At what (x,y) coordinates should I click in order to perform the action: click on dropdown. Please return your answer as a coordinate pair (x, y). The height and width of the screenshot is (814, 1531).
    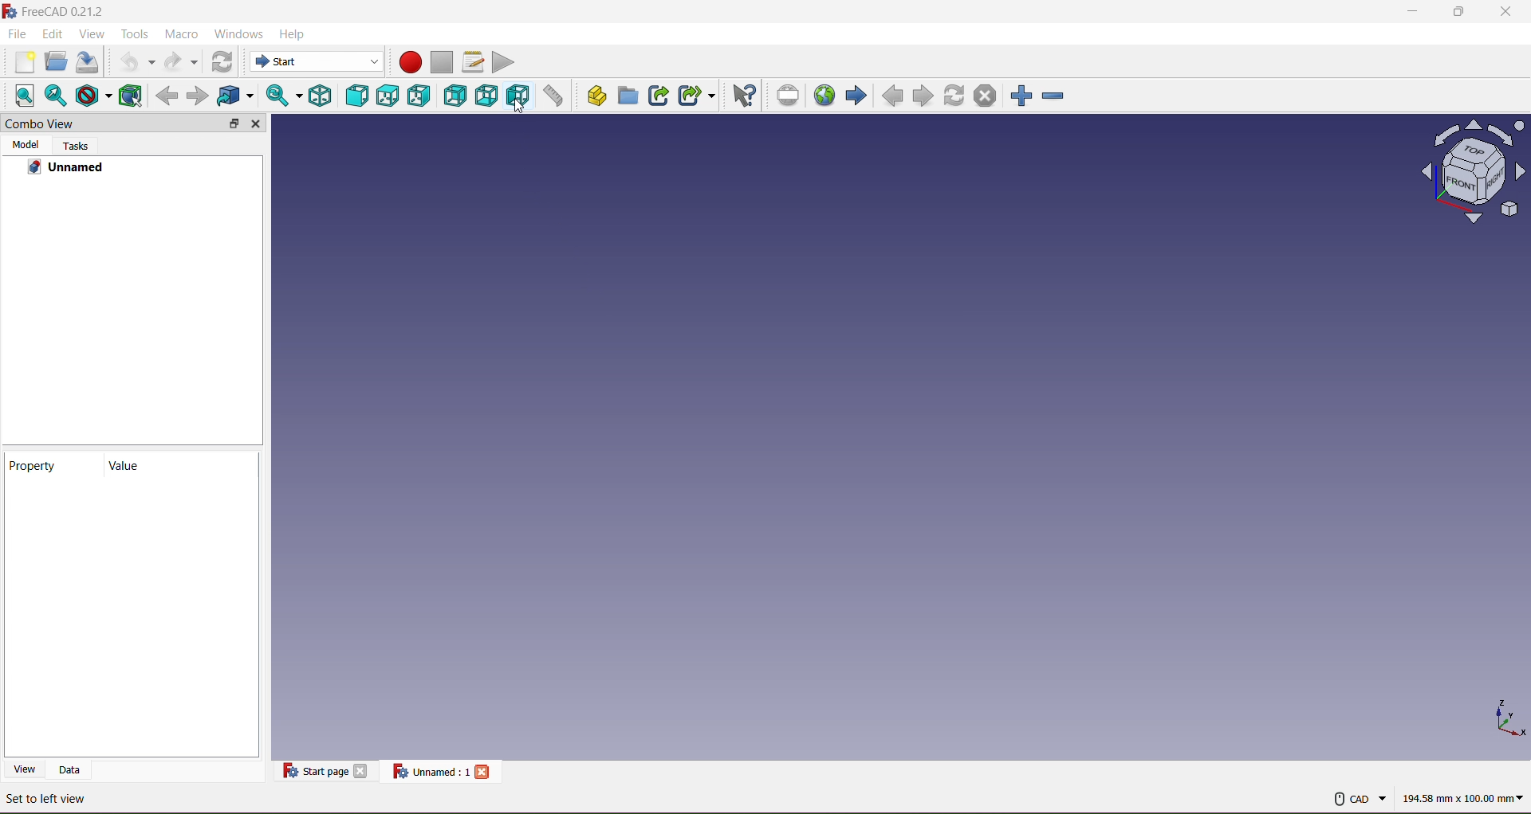
    Looking at the image, I should click on (370, 63).